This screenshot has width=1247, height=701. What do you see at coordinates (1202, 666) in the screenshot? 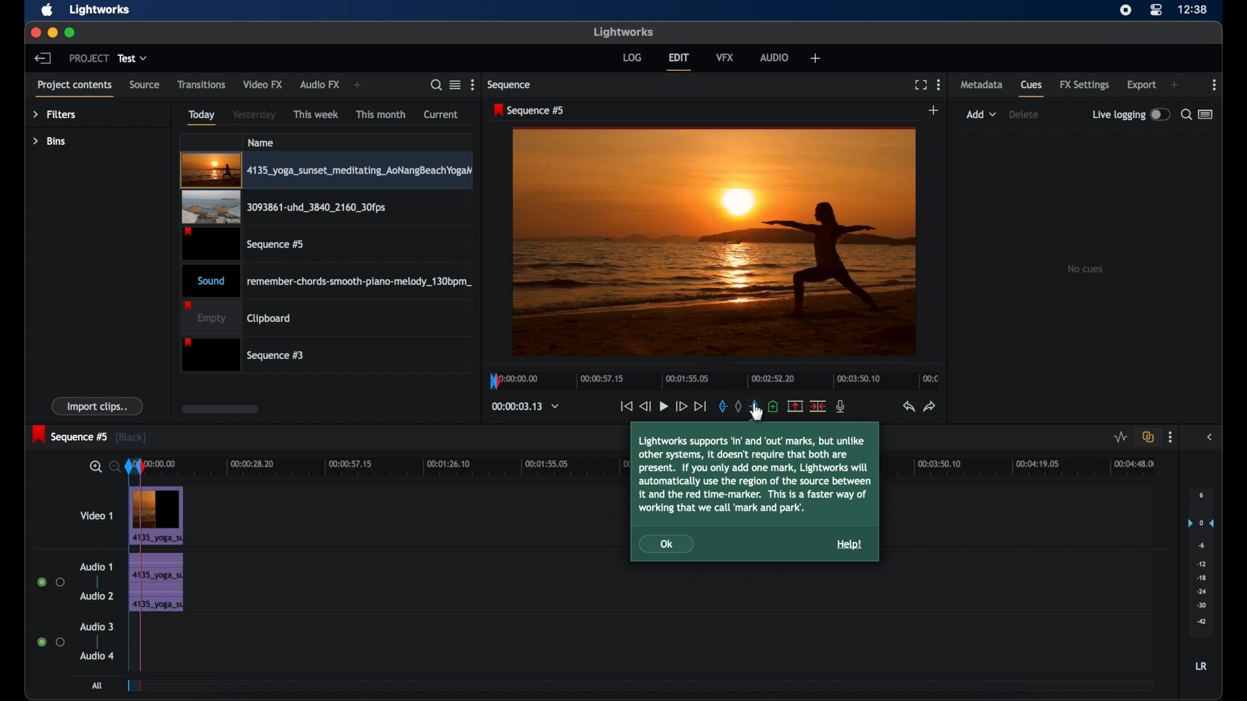
I see `lr` at bounding box center [1202, 666].